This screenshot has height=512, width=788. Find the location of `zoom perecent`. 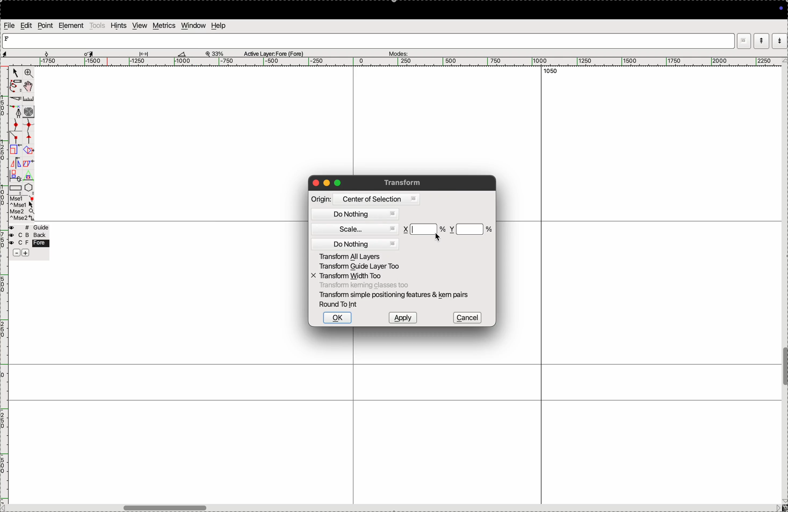

zoom perecent is located at coordinates (215, 53).